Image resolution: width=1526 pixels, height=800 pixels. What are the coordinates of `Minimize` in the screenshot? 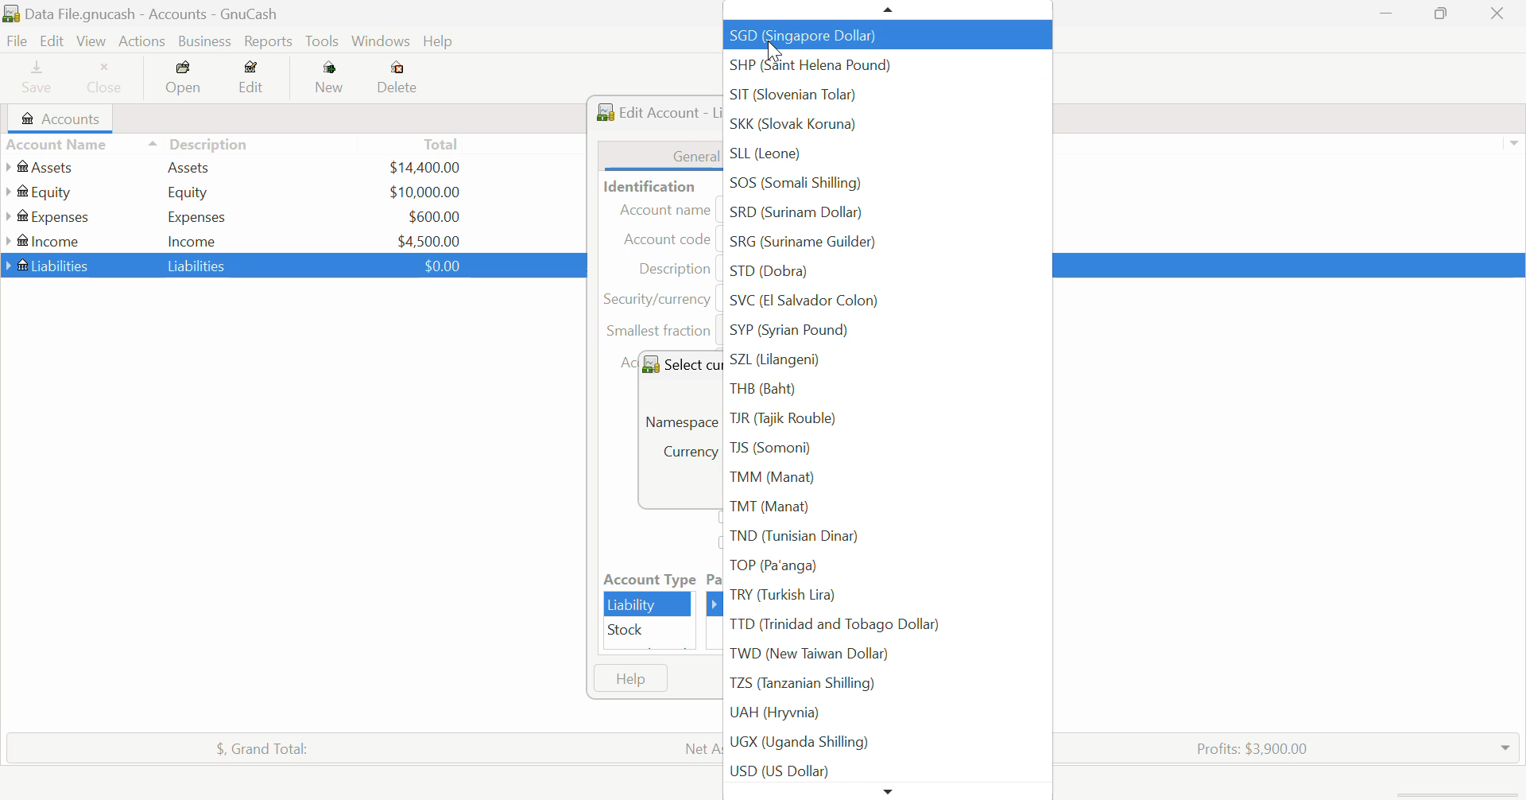 It's located at (1443, 15).